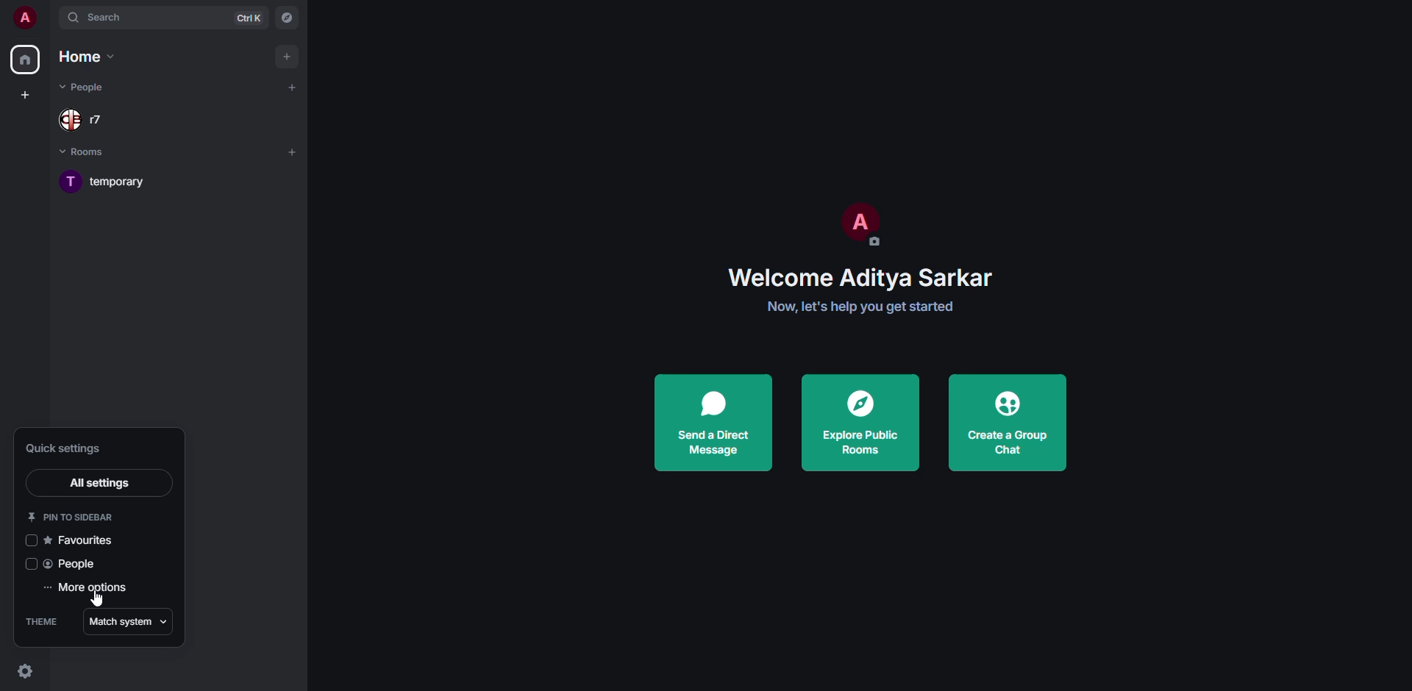 Image resolution: width=1412 pixels, height=691 pixels. I want to click on more options, so click(86, 587).